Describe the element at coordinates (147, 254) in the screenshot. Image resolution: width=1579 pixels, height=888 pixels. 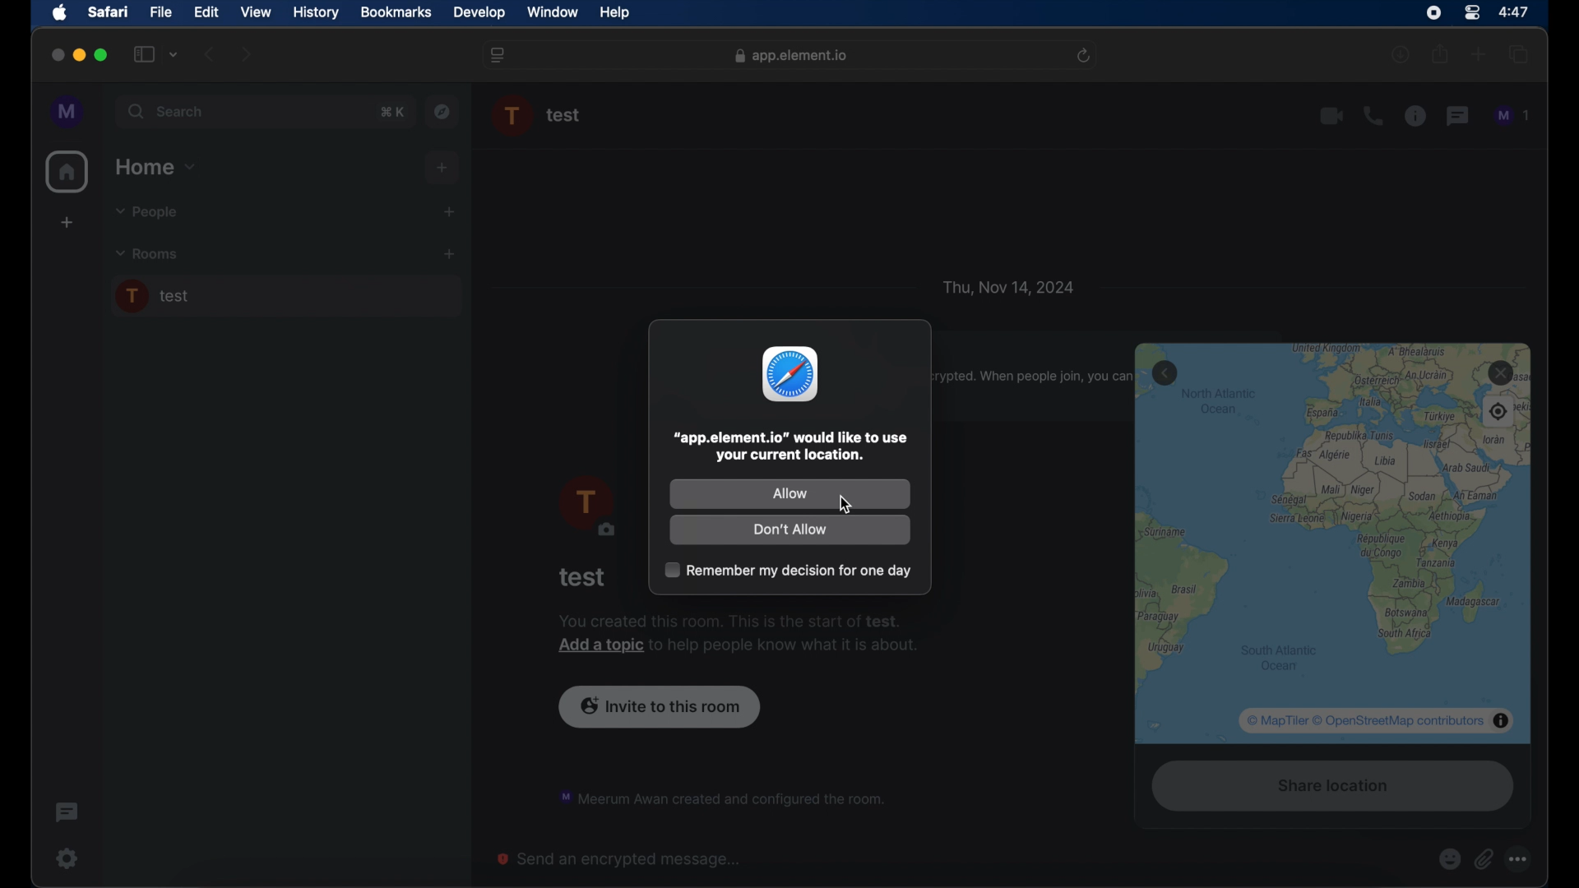
I see `rooms dropdown` at that location.